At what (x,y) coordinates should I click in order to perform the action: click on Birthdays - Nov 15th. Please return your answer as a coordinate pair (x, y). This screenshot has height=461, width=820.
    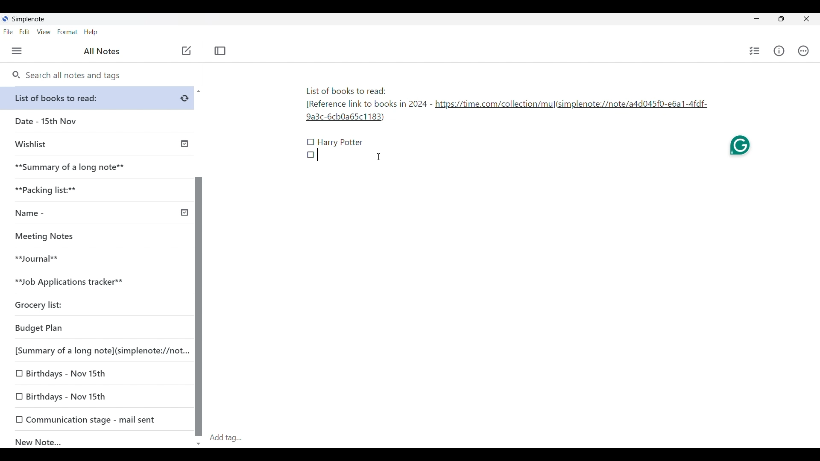
    Looking at the image, I should click on (97, 374).